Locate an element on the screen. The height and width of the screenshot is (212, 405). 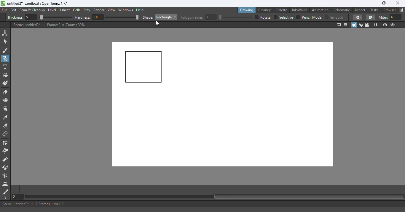
Freeze is located at coordinates (376, 25).